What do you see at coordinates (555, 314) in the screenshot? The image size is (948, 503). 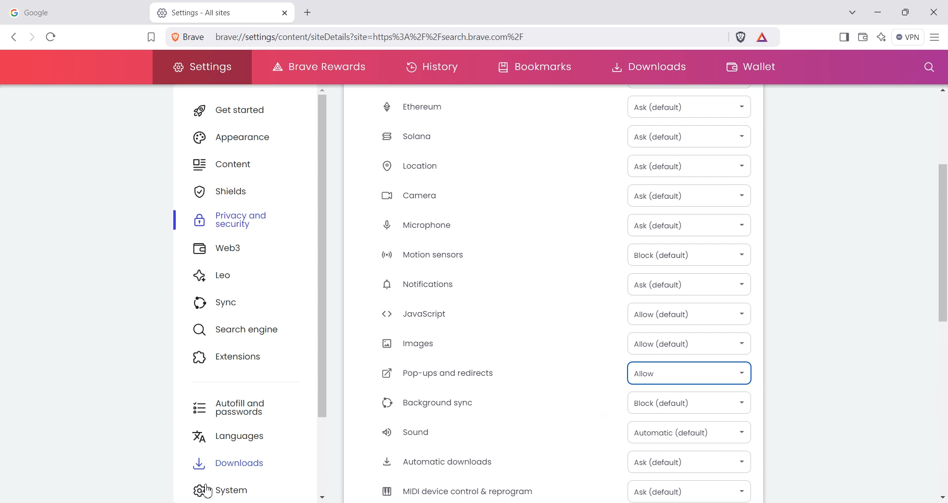 I see `JavaScript Allow (Default)` at bounding box center [555, 314].